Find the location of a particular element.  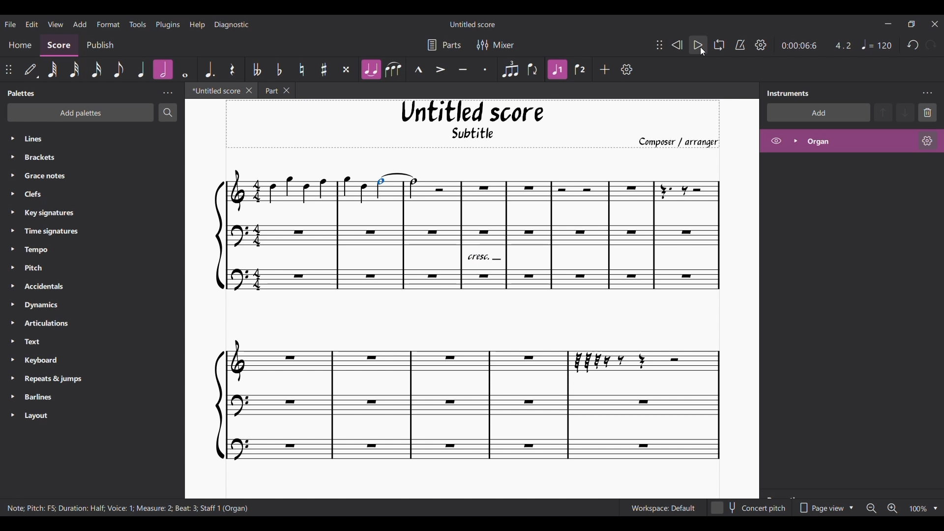

Toggle double sharp is located at coordinates (346, 70).